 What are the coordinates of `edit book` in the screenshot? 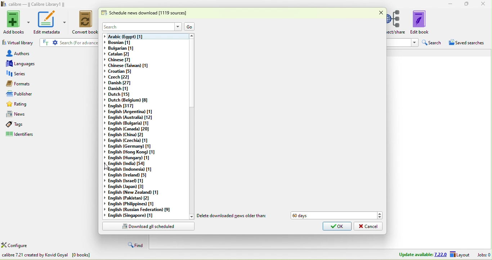 It's located at (424, 23).